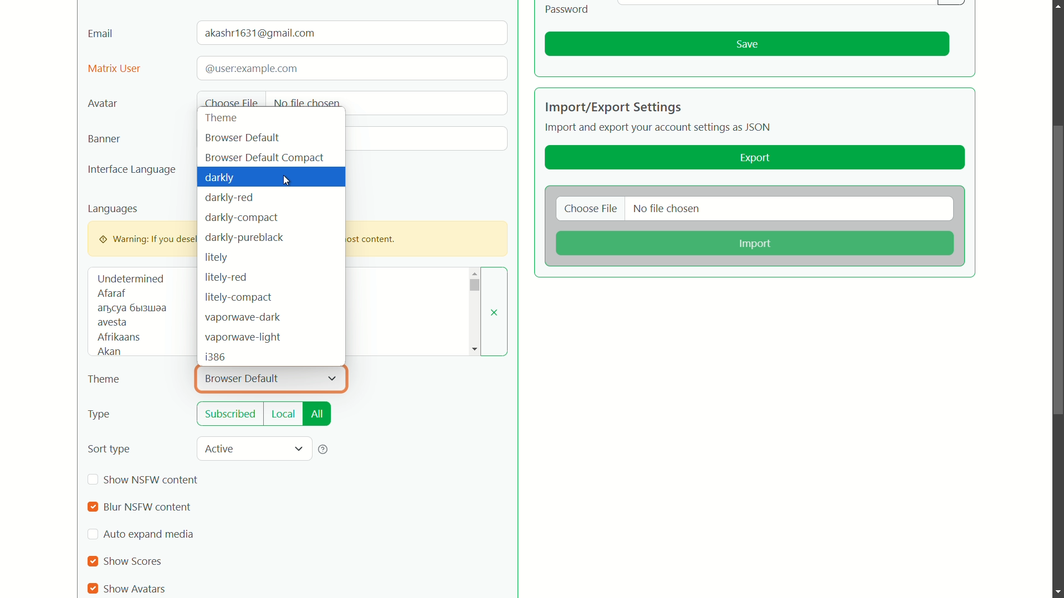 The height and width of the screenshot is (598, 1064). Describe the element at coordinates (119, 337) in the screenshot. I see `afrikaans` at that location.